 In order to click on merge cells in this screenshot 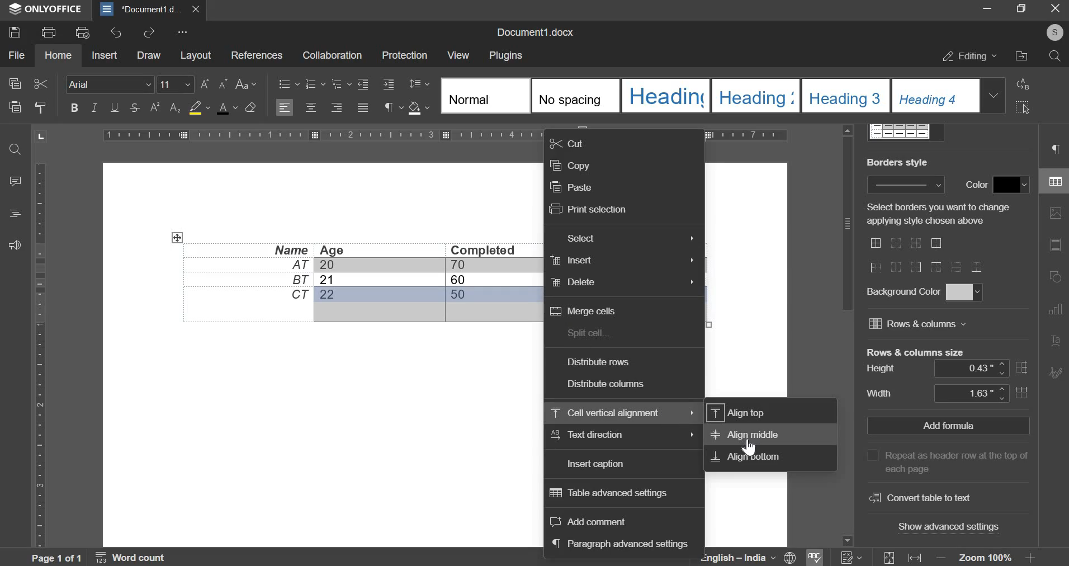, I will do `click(583, 309)`.